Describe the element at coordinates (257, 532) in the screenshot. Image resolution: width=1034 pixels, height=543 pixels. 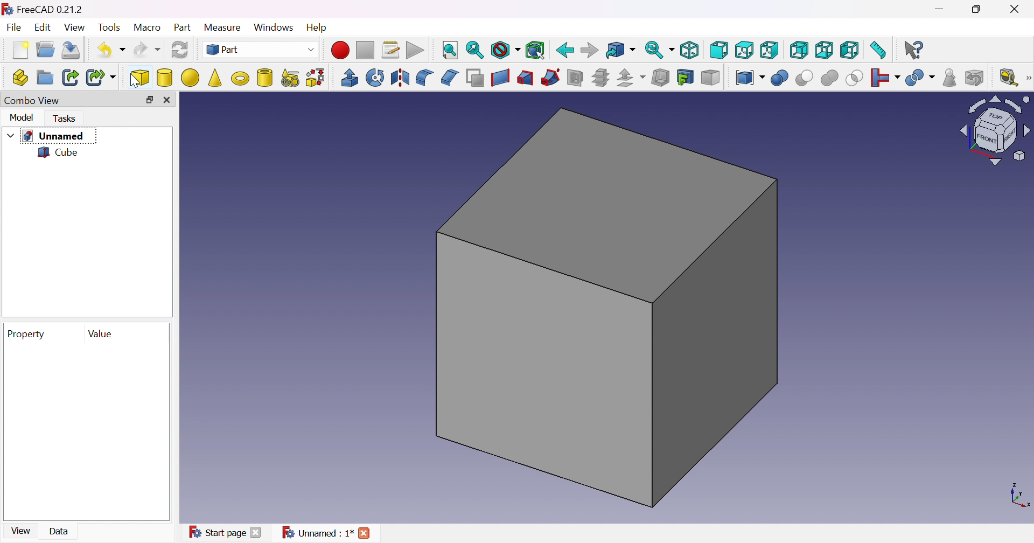
I see `Close` at that location.